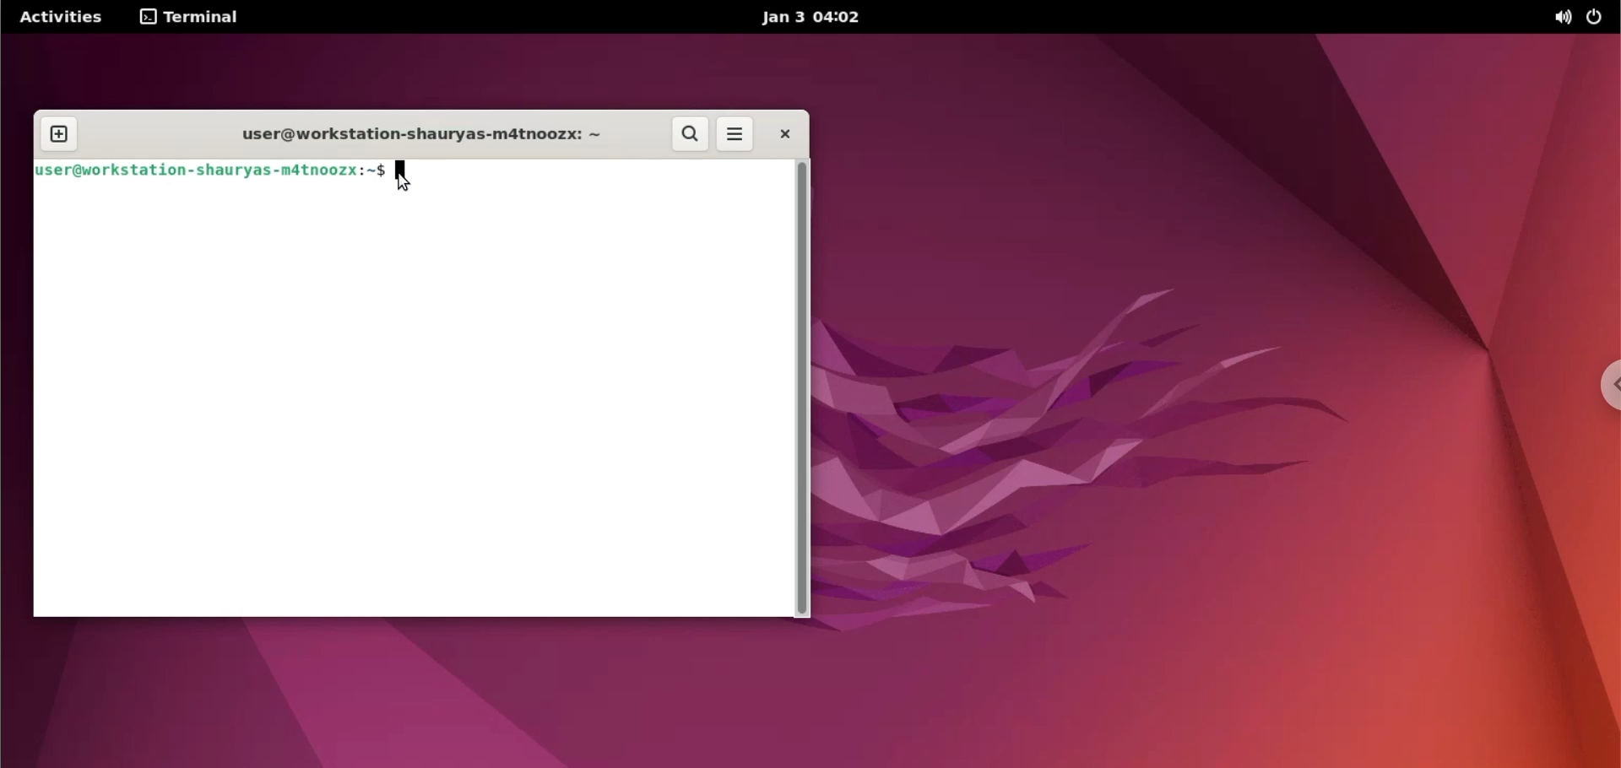 Image resolution: width=1621 pixels, height=768 pixels. What do you see at coordinates (801, 389) in the screenshot?
I see `scrollbar` at bounding box center [801, 389].